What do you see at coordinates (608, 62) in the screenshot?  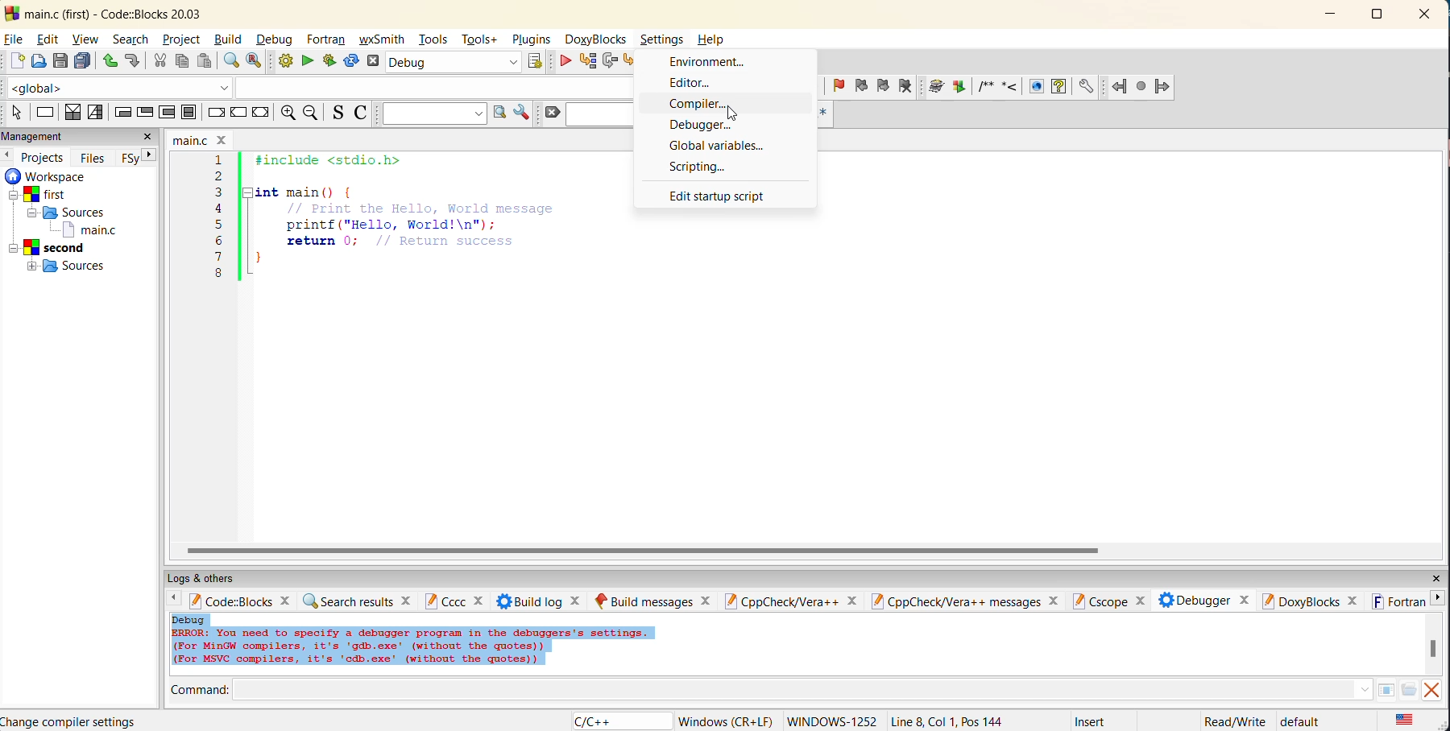 I see `next line` at bounding box center [608, 62].